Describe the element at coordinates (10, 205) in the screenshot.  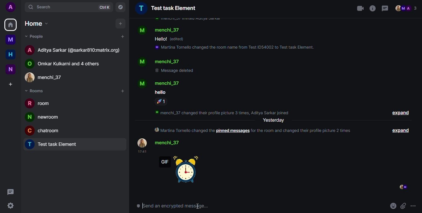
I see `quick settings` at that location.